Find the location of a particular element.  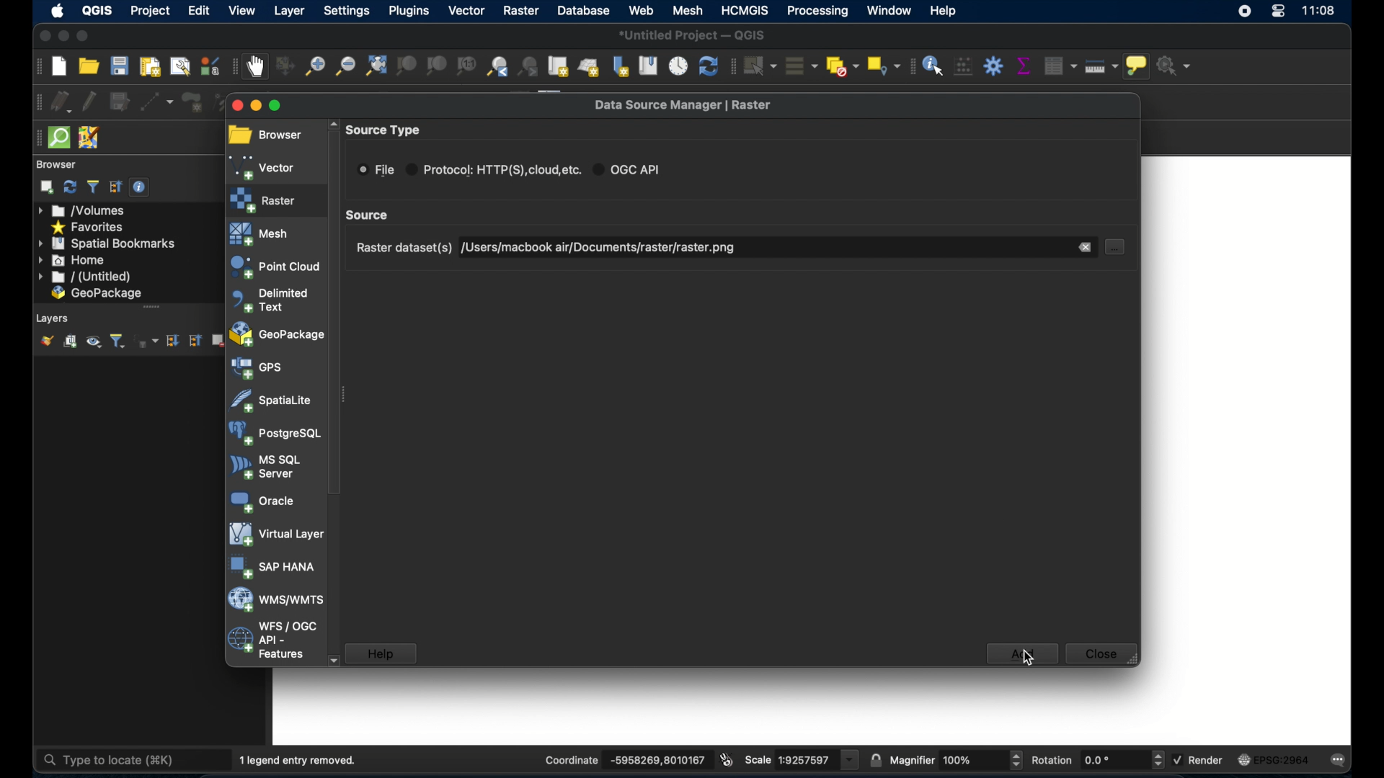

show layout manager is located at coordinates (178, 67).